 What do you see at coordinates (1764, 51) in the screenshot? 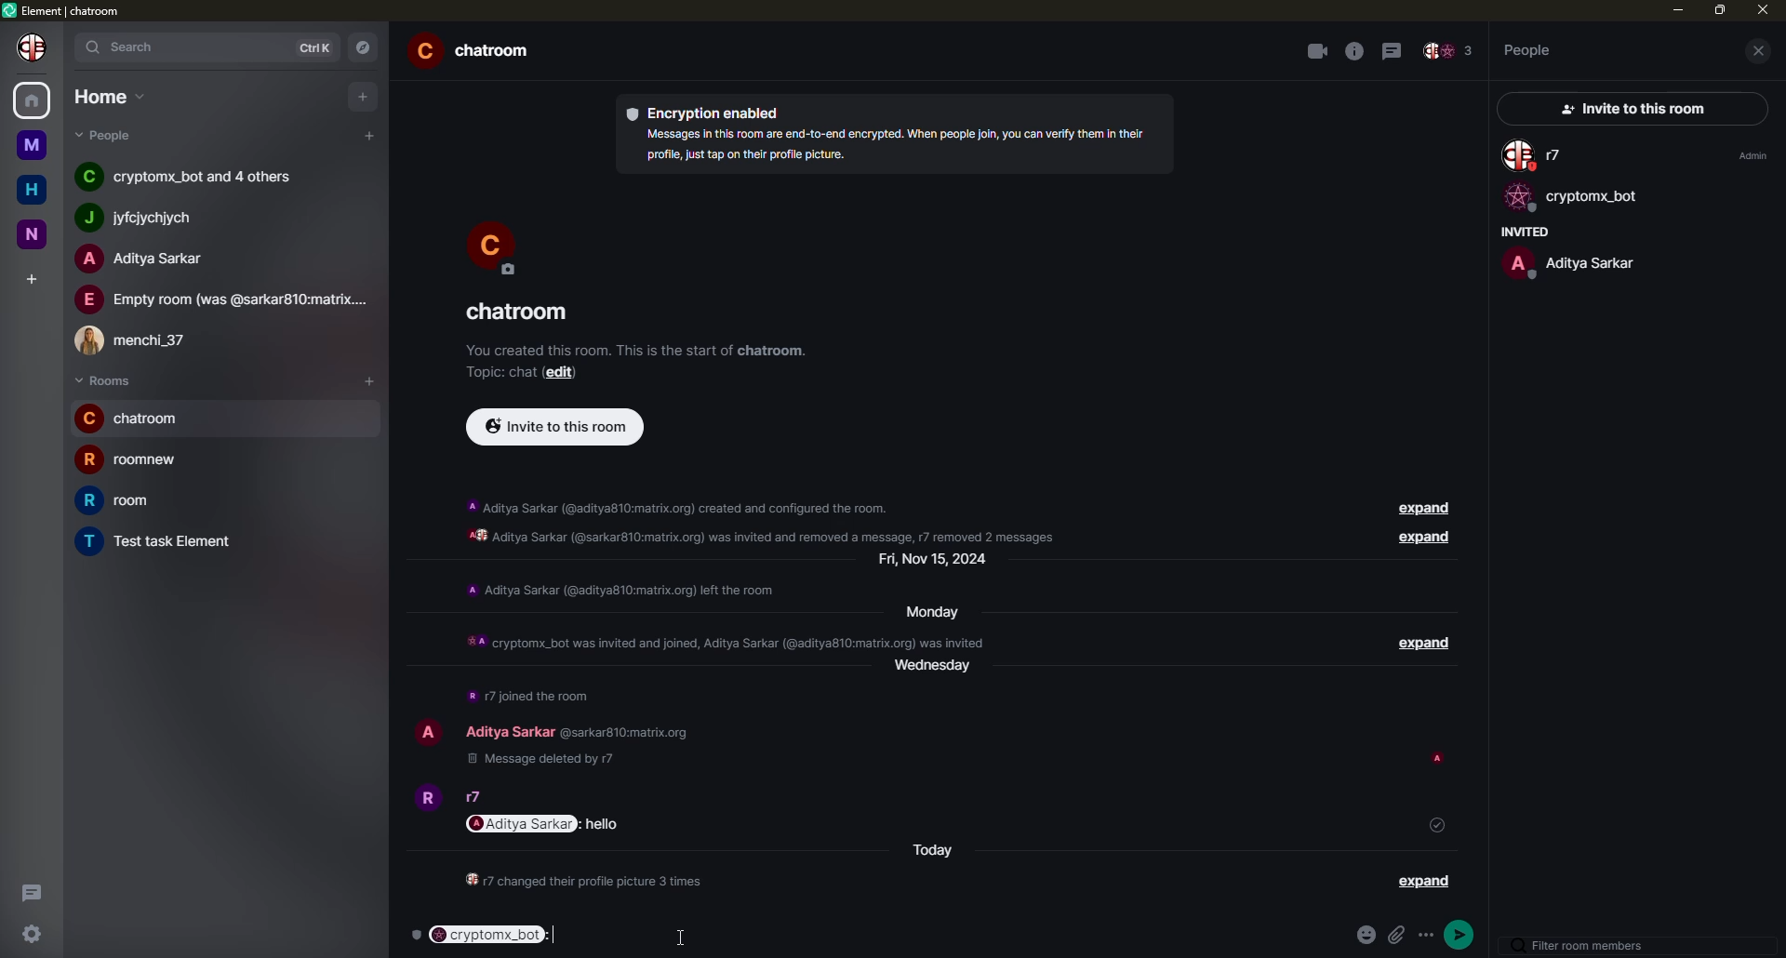
I see `close` at bounding box center [1764, 51].